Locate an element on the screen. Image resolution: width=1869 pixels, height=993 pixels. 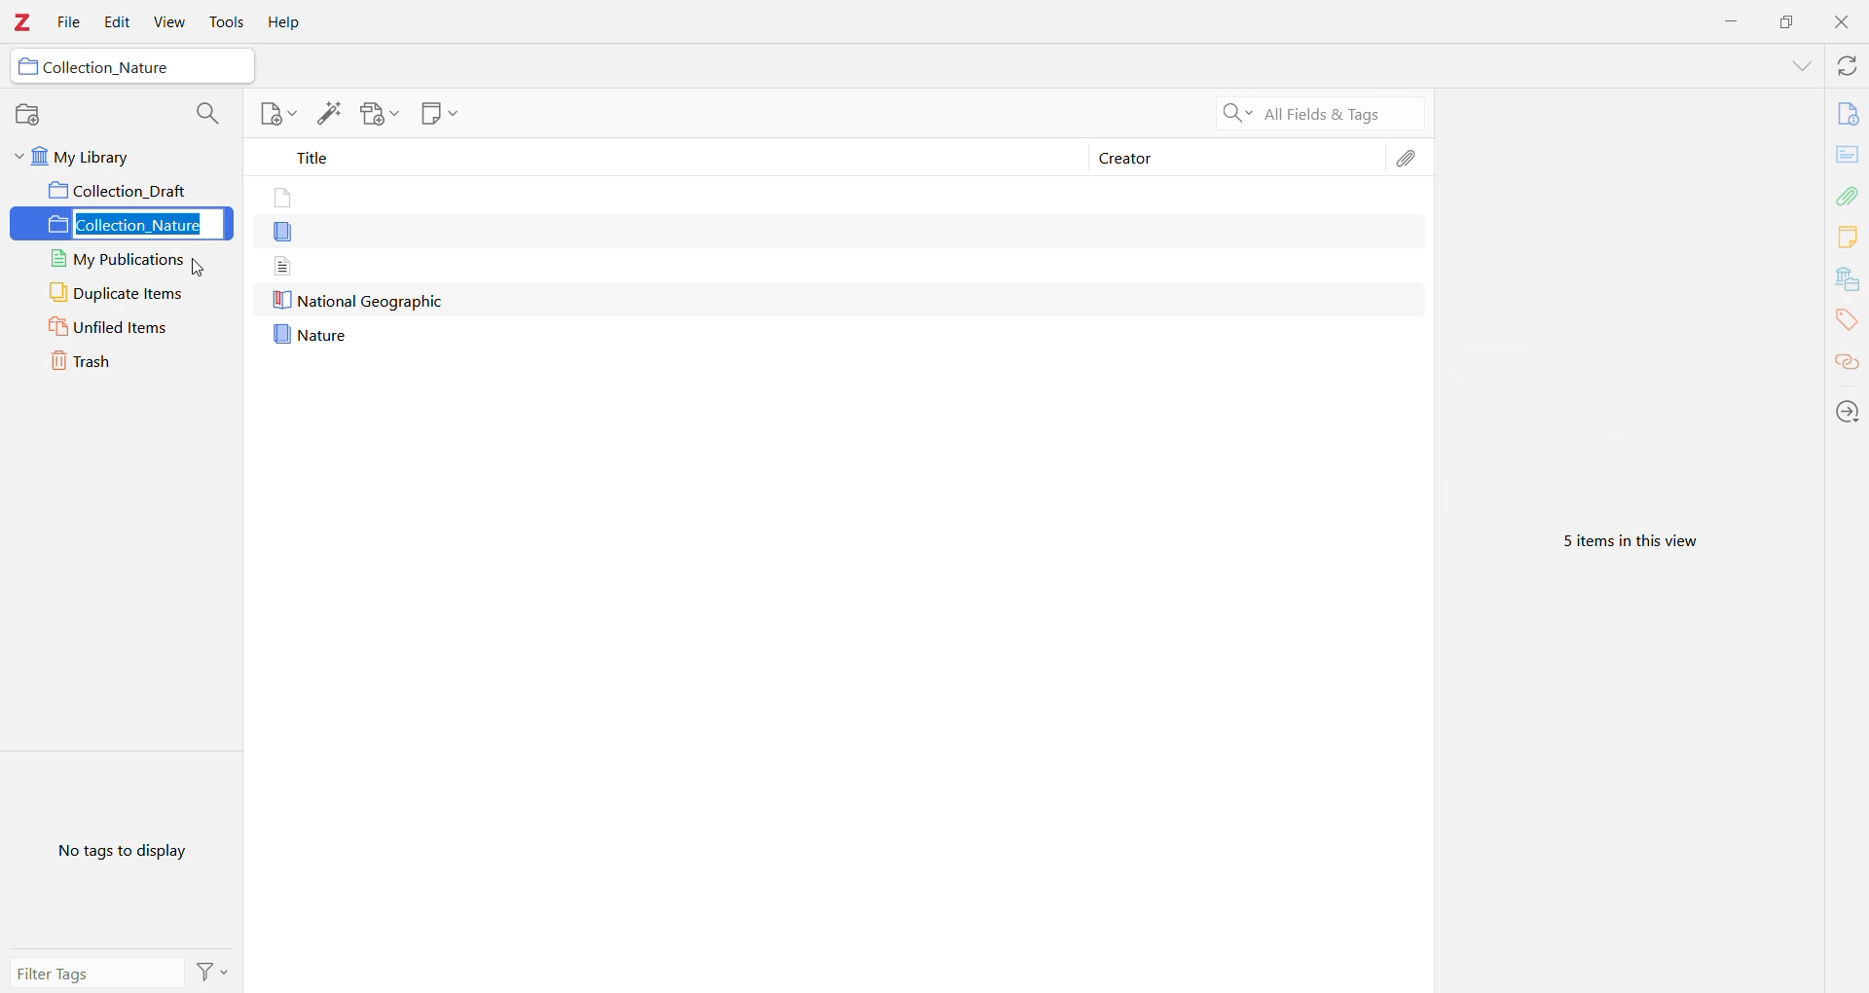
nature is located at coordinates (337, 333).